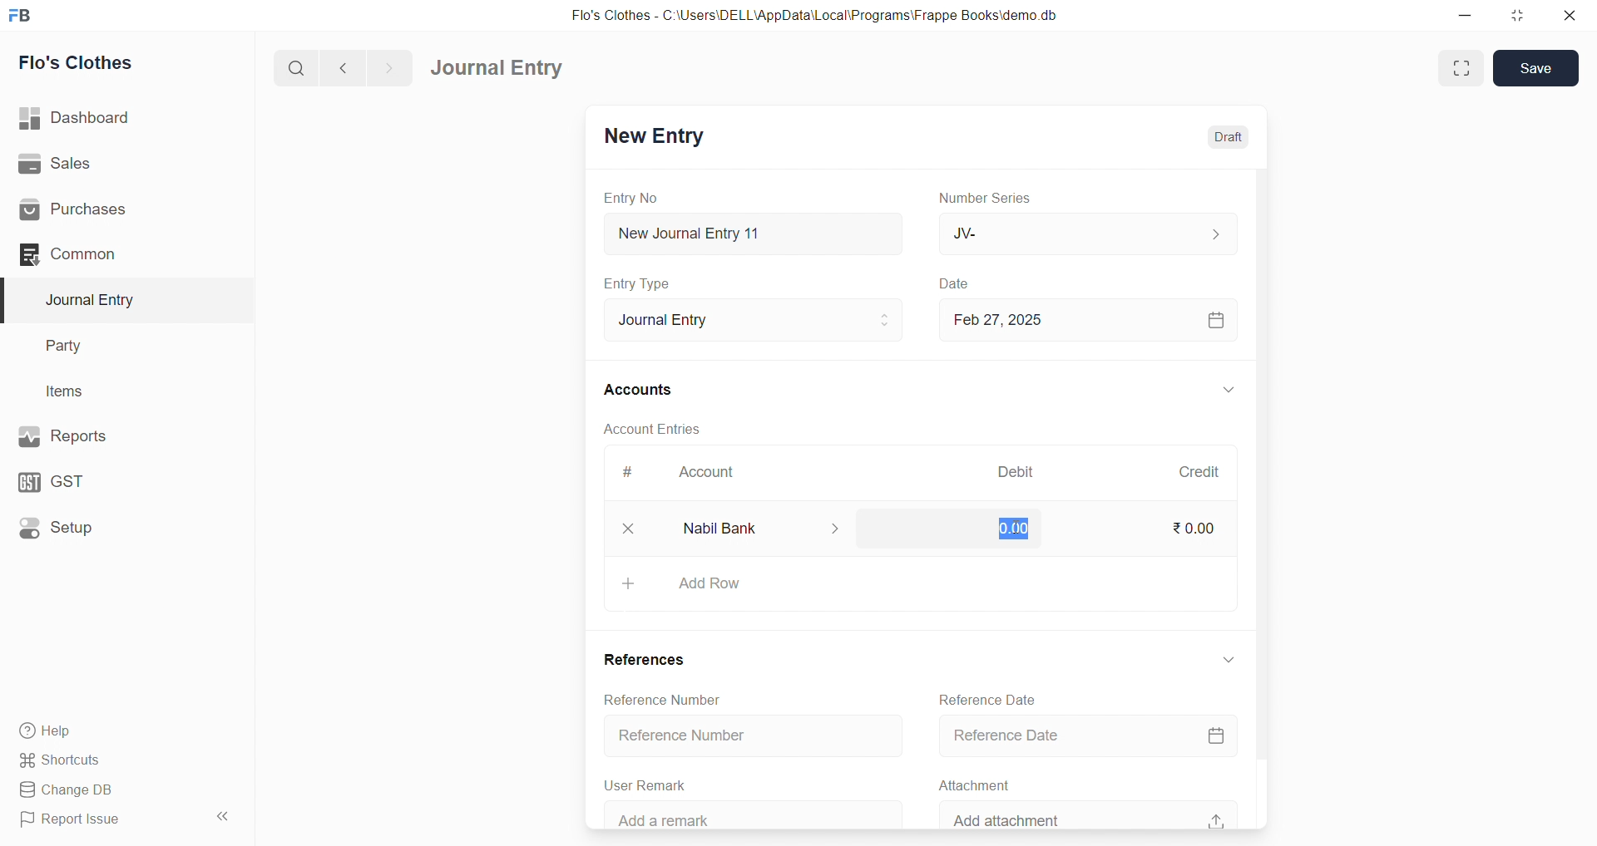 This screenshot has width=1597, height=846. Describe the element at coordinates (103, 789) in the screenshot. I see `Change DB` at that location.